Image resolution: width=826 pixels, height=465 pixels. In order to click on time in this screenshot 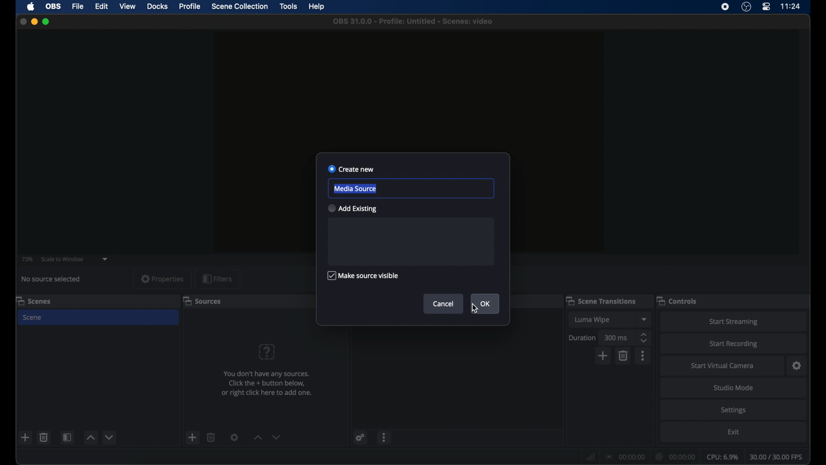, I will do `click(790, 6)`.